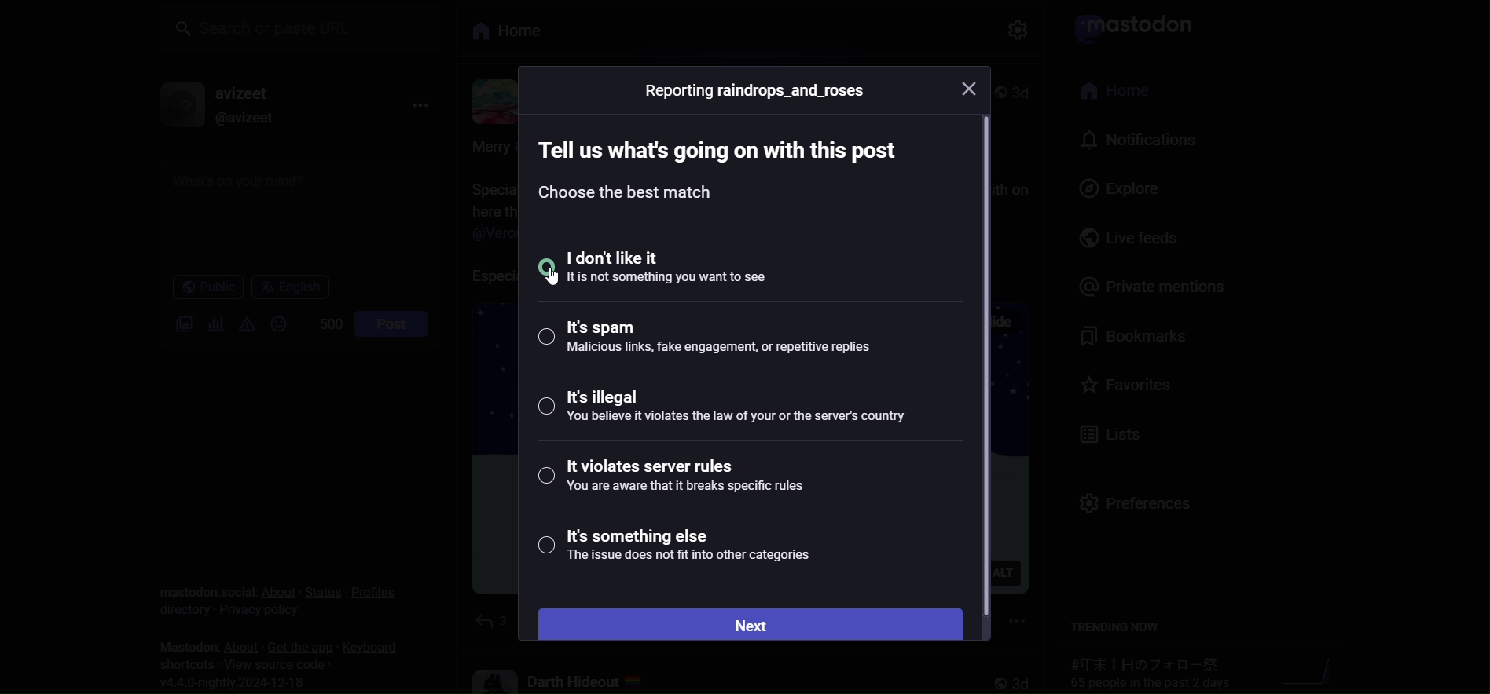 The height and width of the screenshot is (694, 1490). What do you see at coordinates (983, 363) in the screenshot?
I see `scroll bar` at bounding box center [983, 363].